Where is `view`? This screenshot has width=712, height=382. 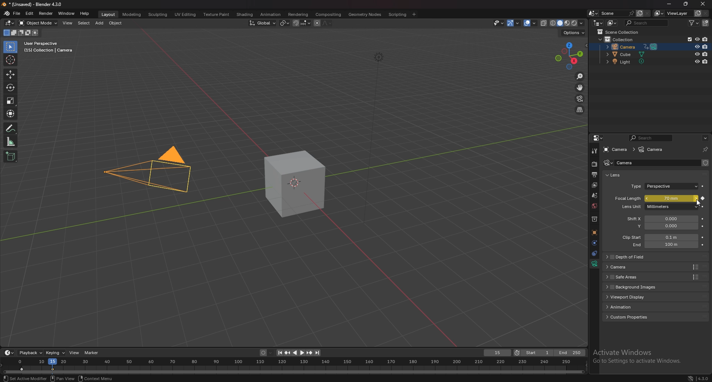 view is located at coordinates (74, 353).